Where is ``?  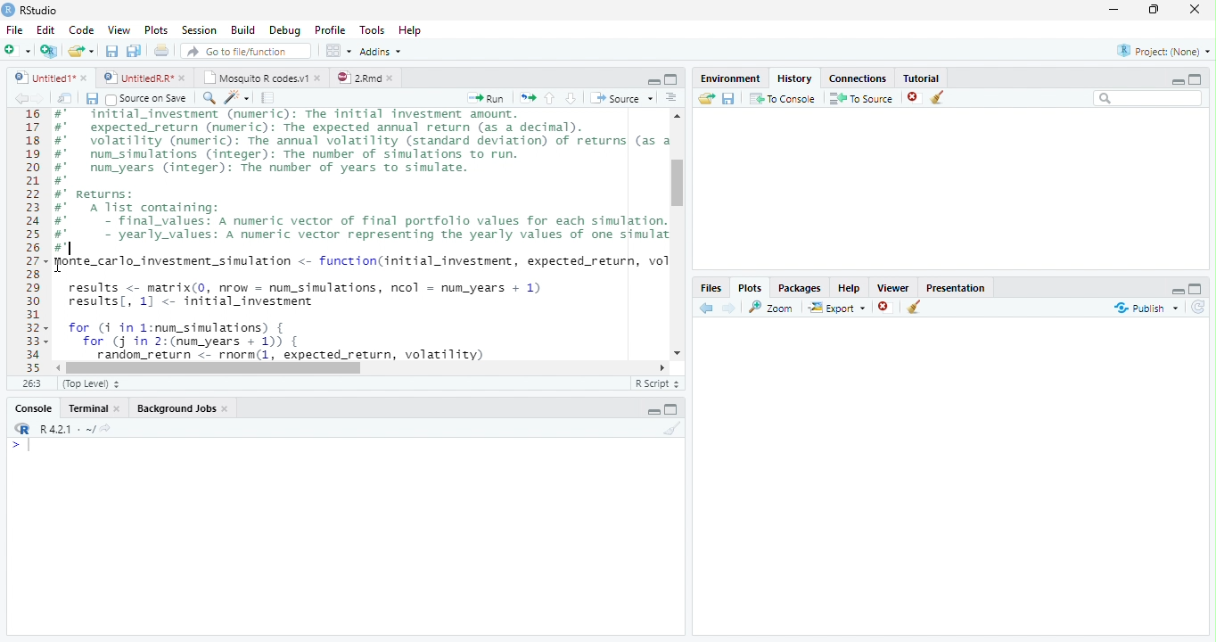  is located at coordinates (653, 79).